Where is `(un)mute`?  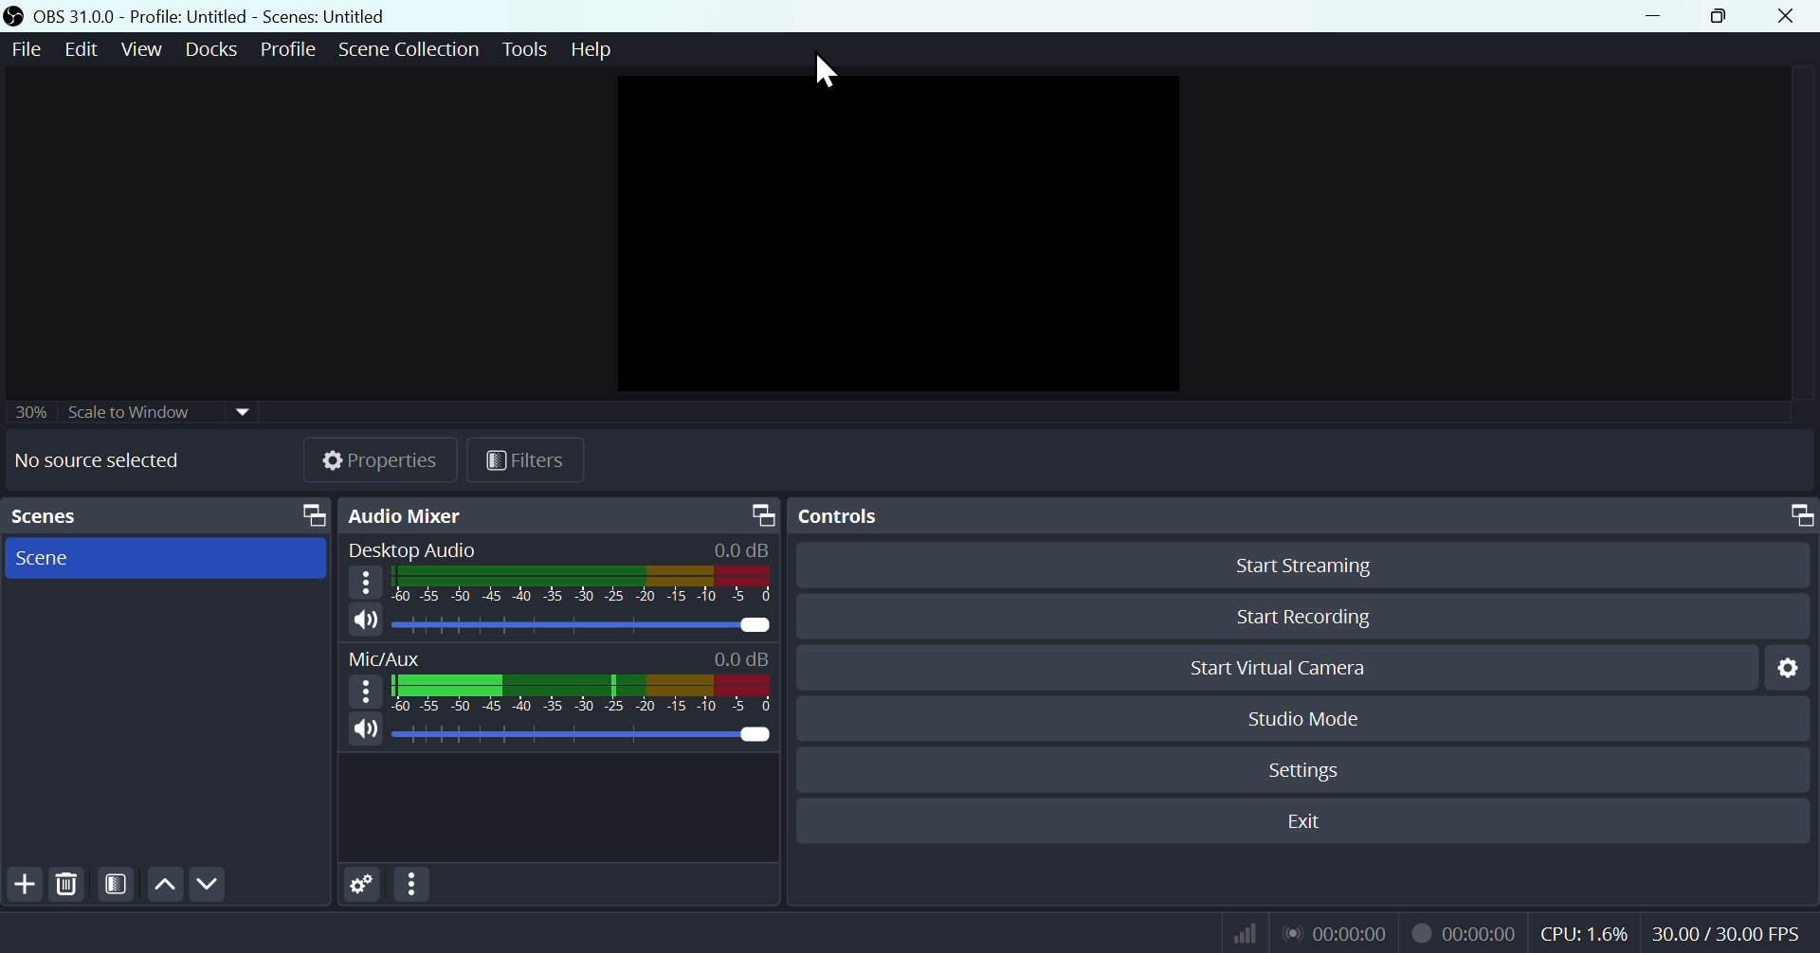
(un)mute is located at coordinates (367, 731).